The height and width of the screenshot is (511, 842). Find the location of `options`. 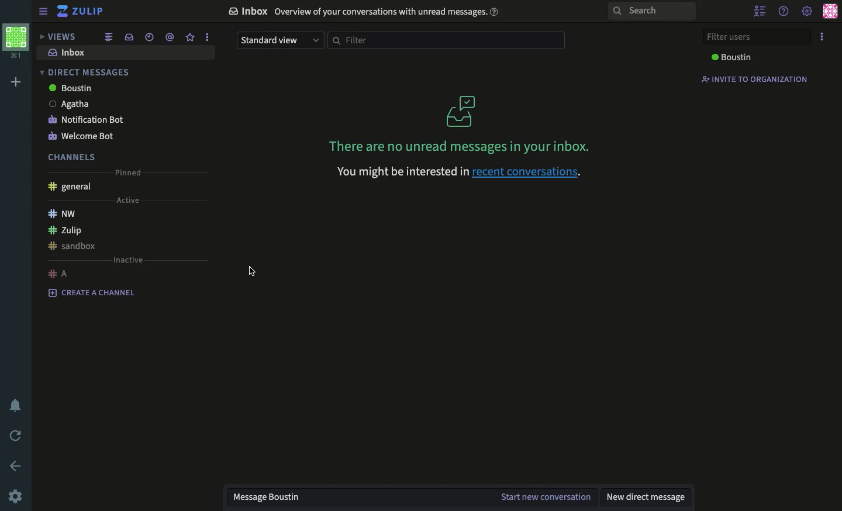

options is located at coordinates (821, 37).